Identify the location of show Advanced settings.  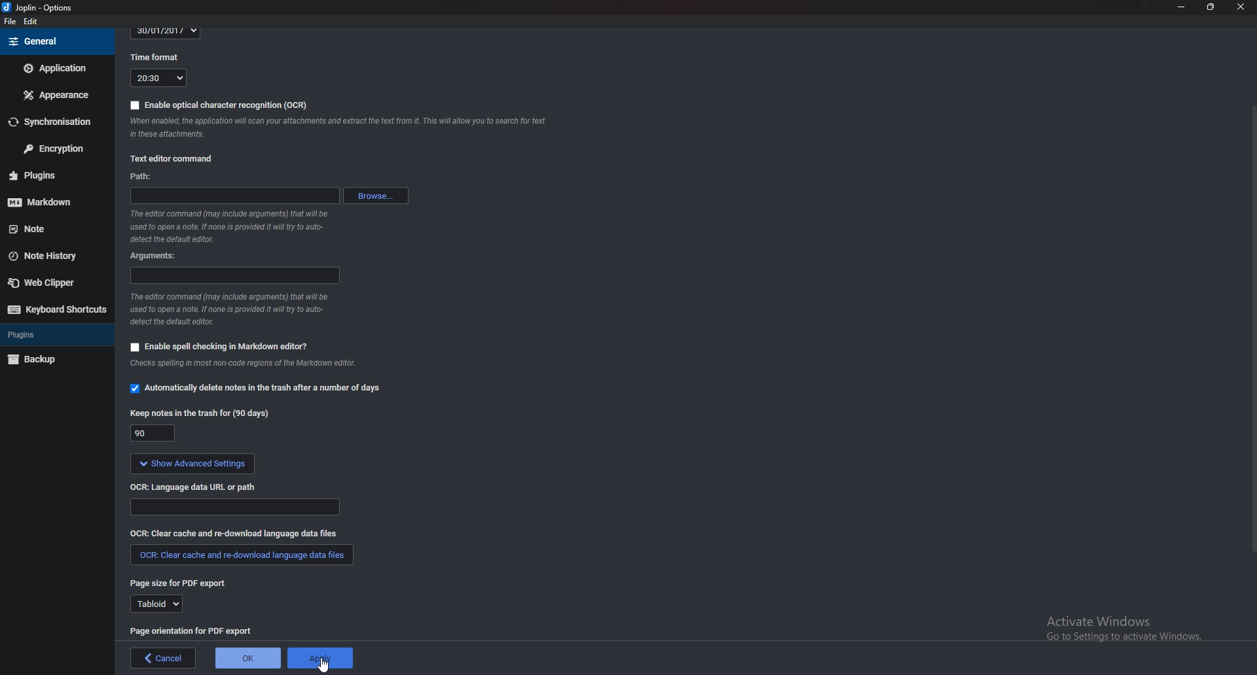
(192, 464).